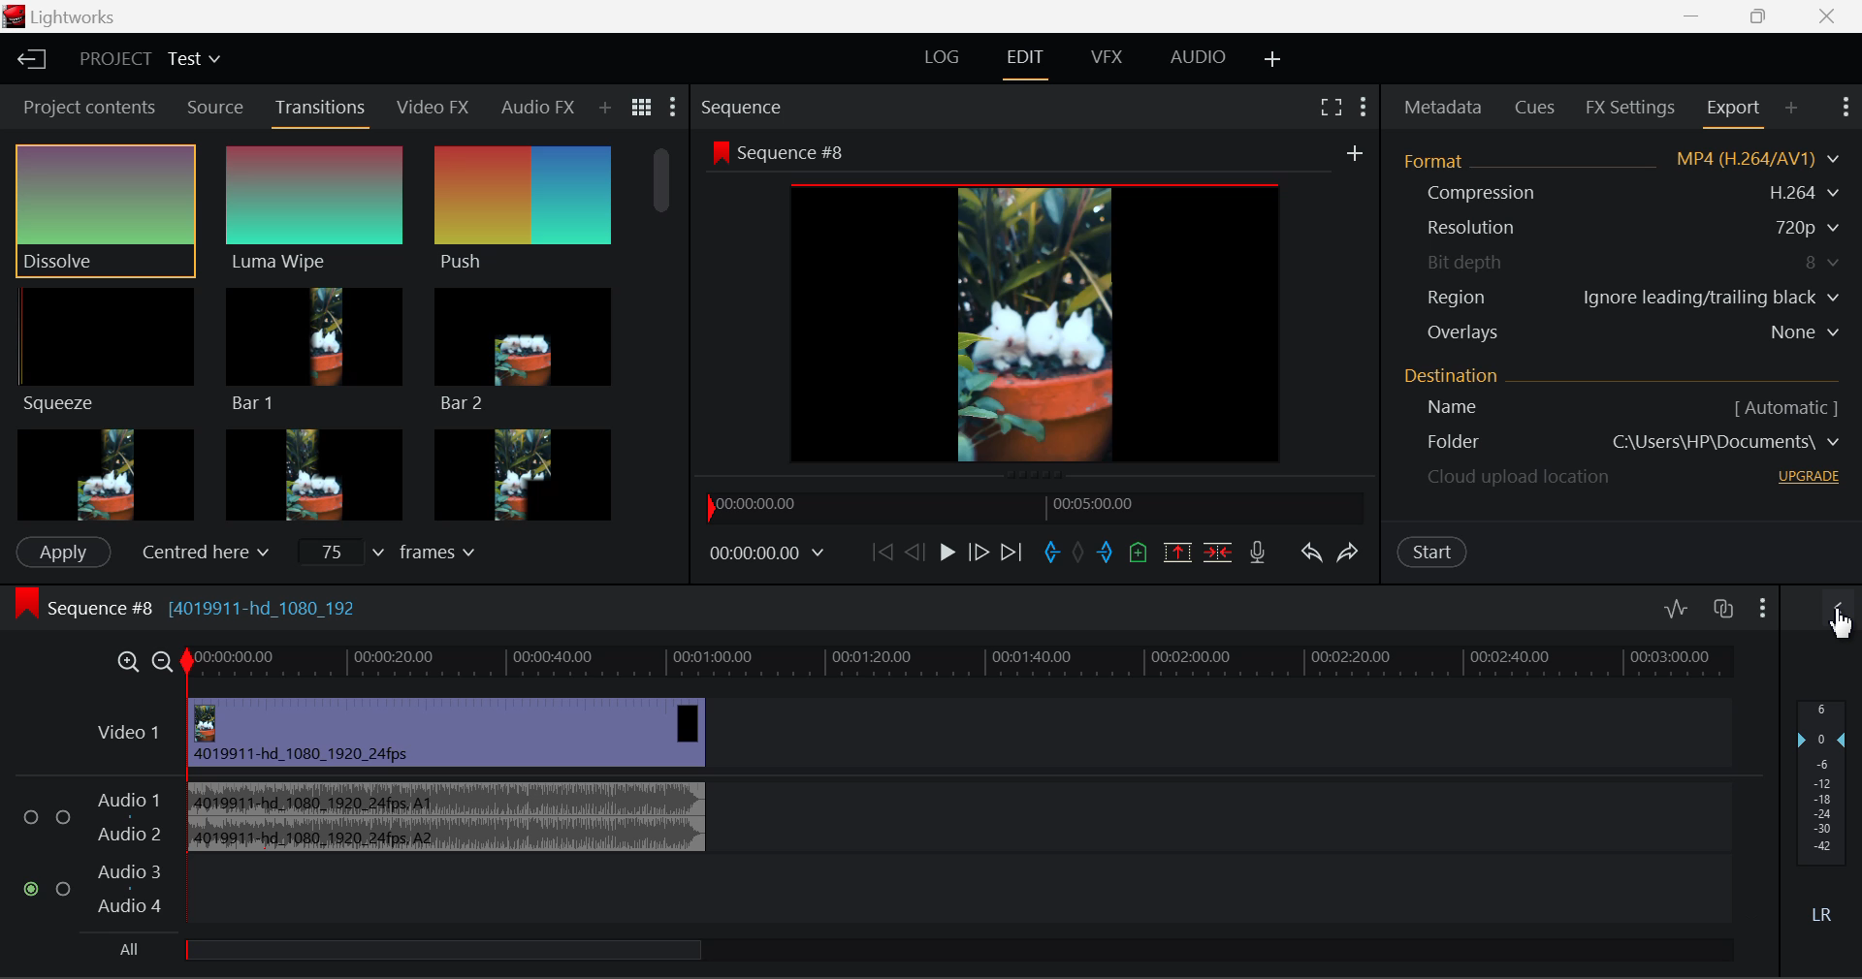 This screenshot has height=979, width=1862. I want to click on Scroll Bar, so click(658, 332).